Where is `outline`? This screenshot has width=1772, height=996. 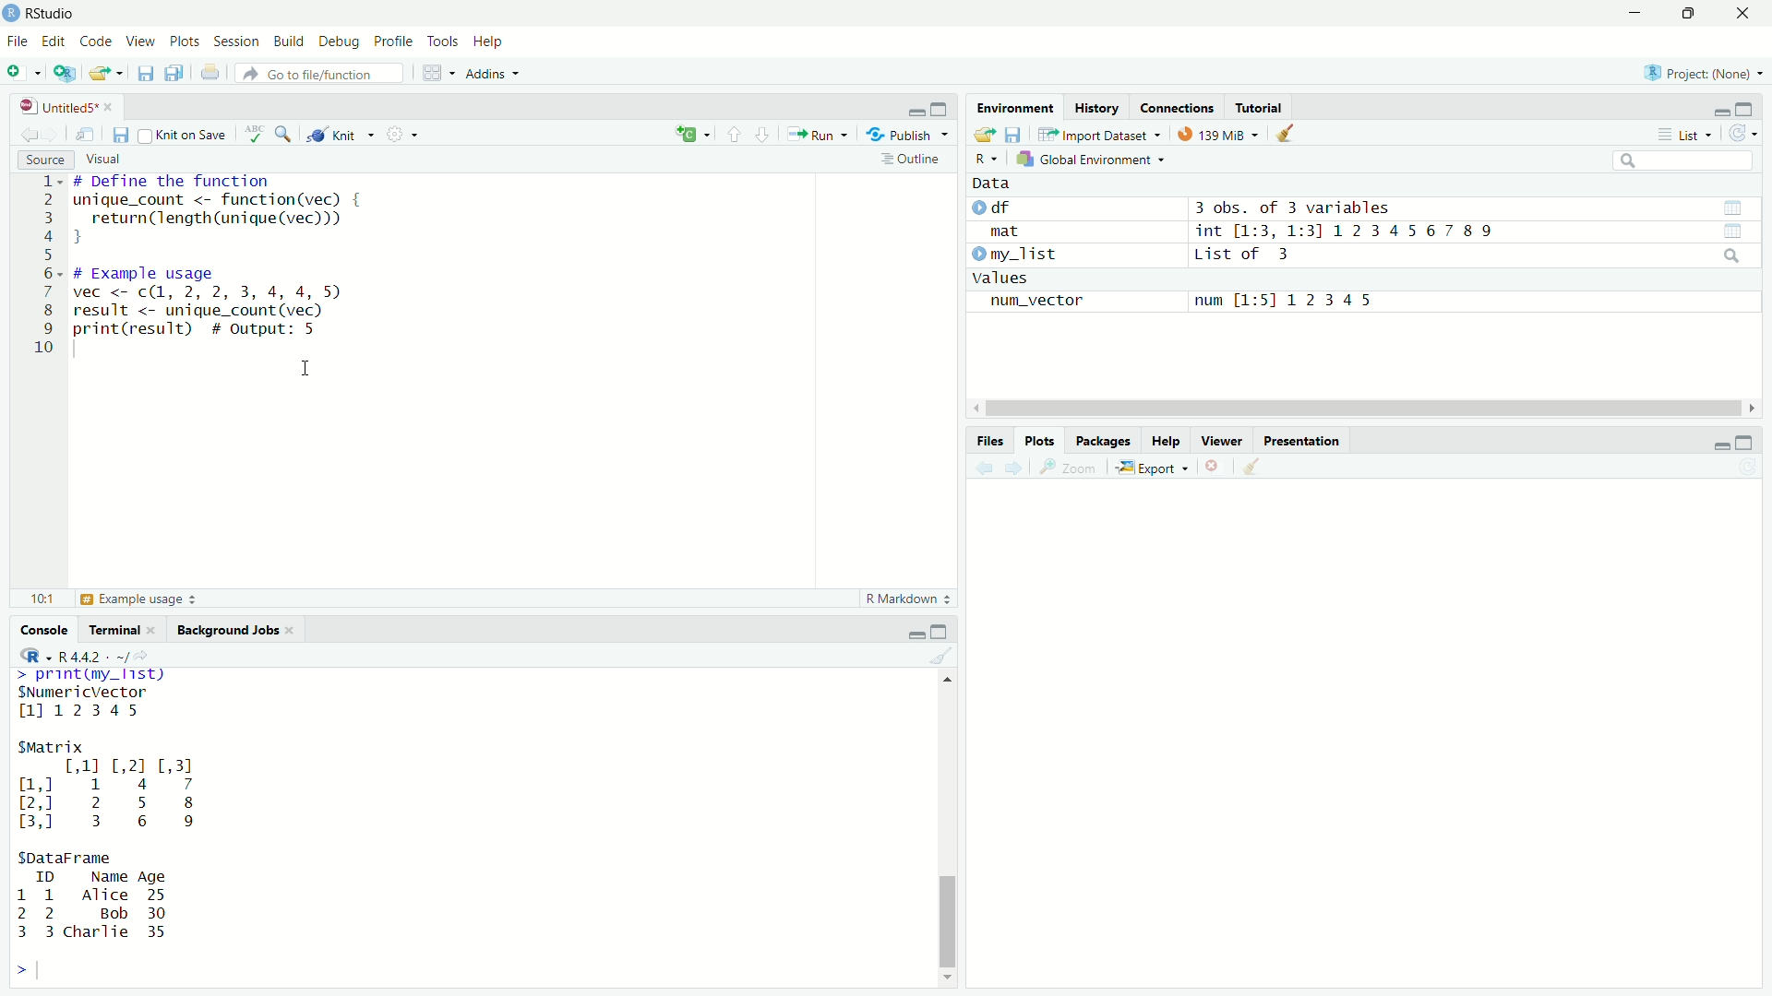 outline is located at coordinates (916, 160).